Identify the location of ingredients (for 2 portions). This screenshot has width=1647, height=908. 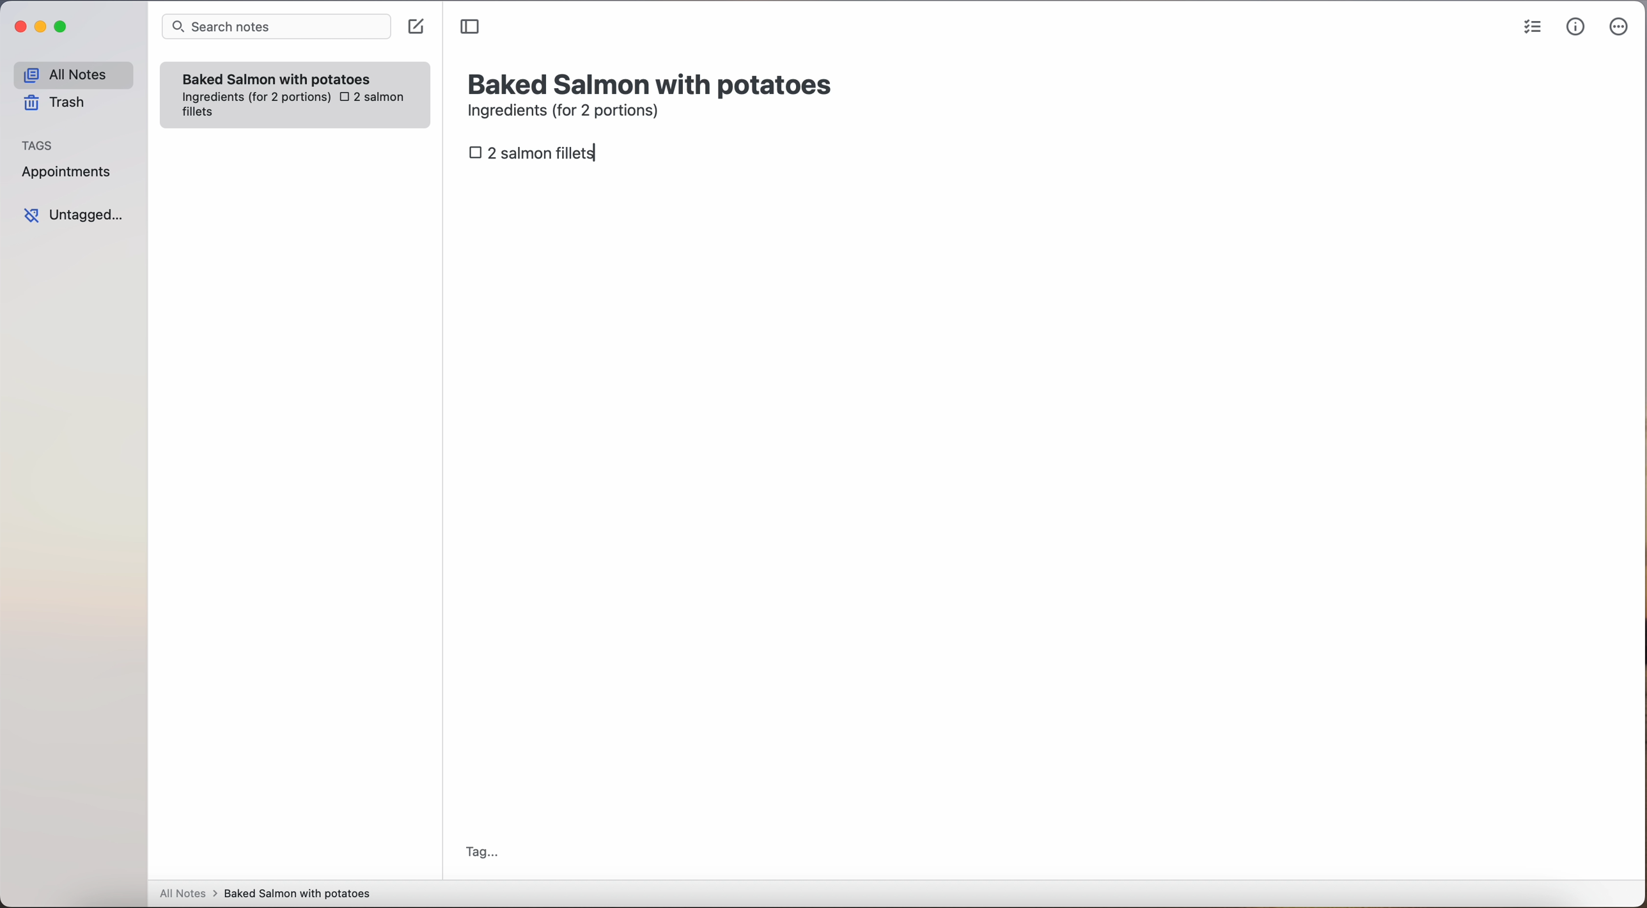
(567, 112).